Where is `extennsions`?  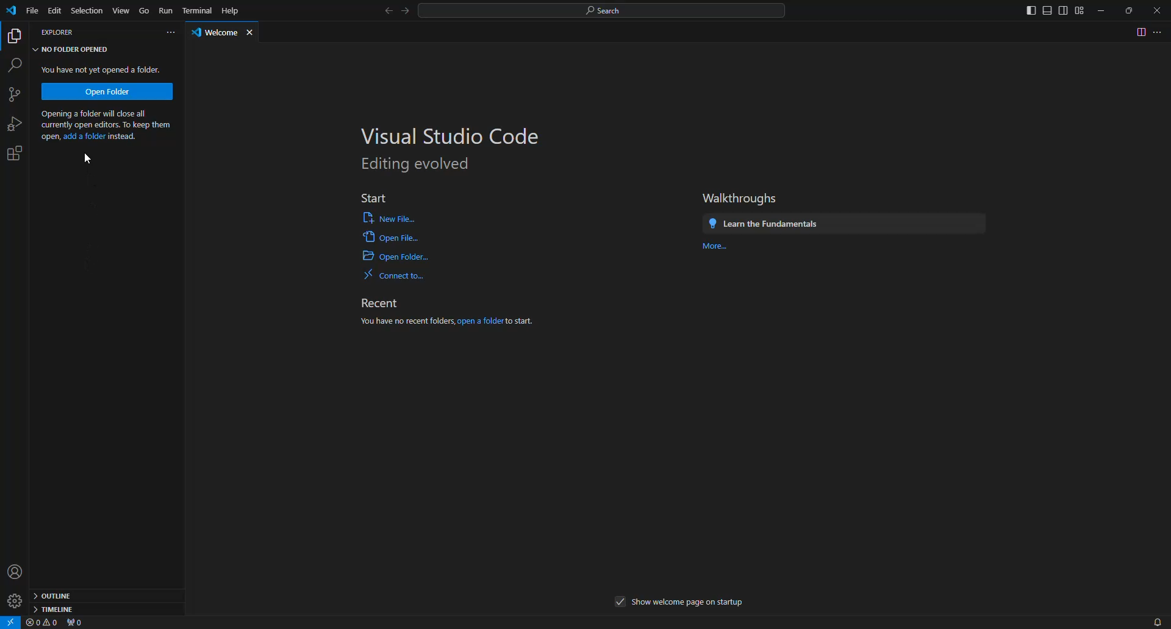 extennsions is located at coordinates (18, 153).